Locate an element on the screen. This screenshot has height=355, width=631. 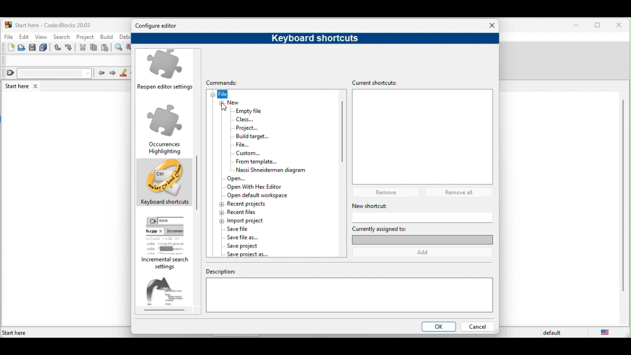
new shortcut is located at coordinates (406, 206).